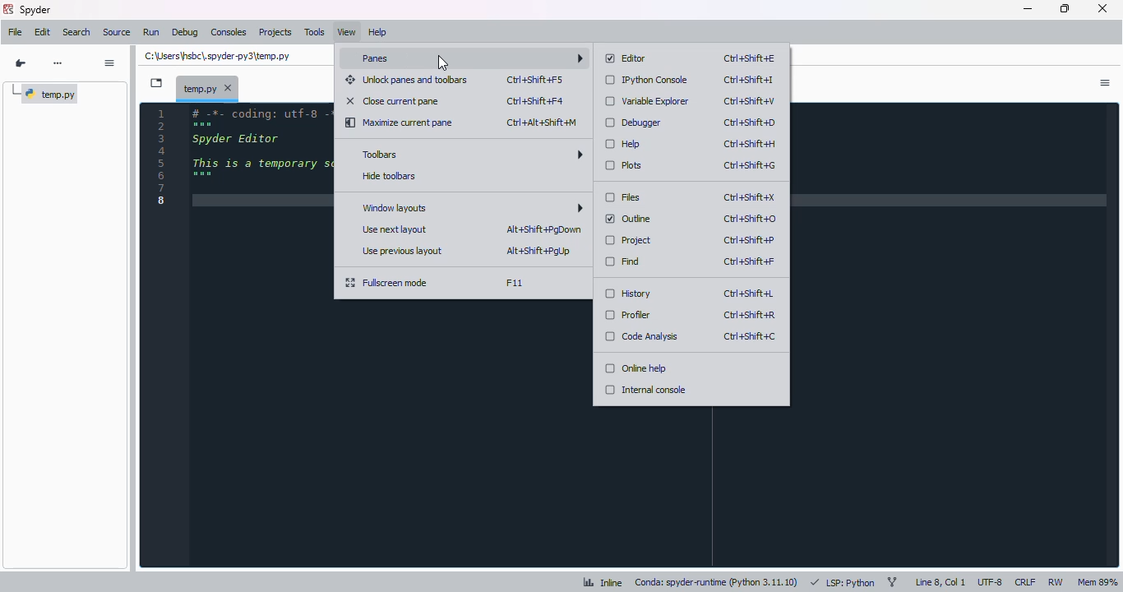 This screenshot has height=592, width=1123. Describe the element at coordinates (750, 144) in the screenshot. I see `shortcut for help` at that location.